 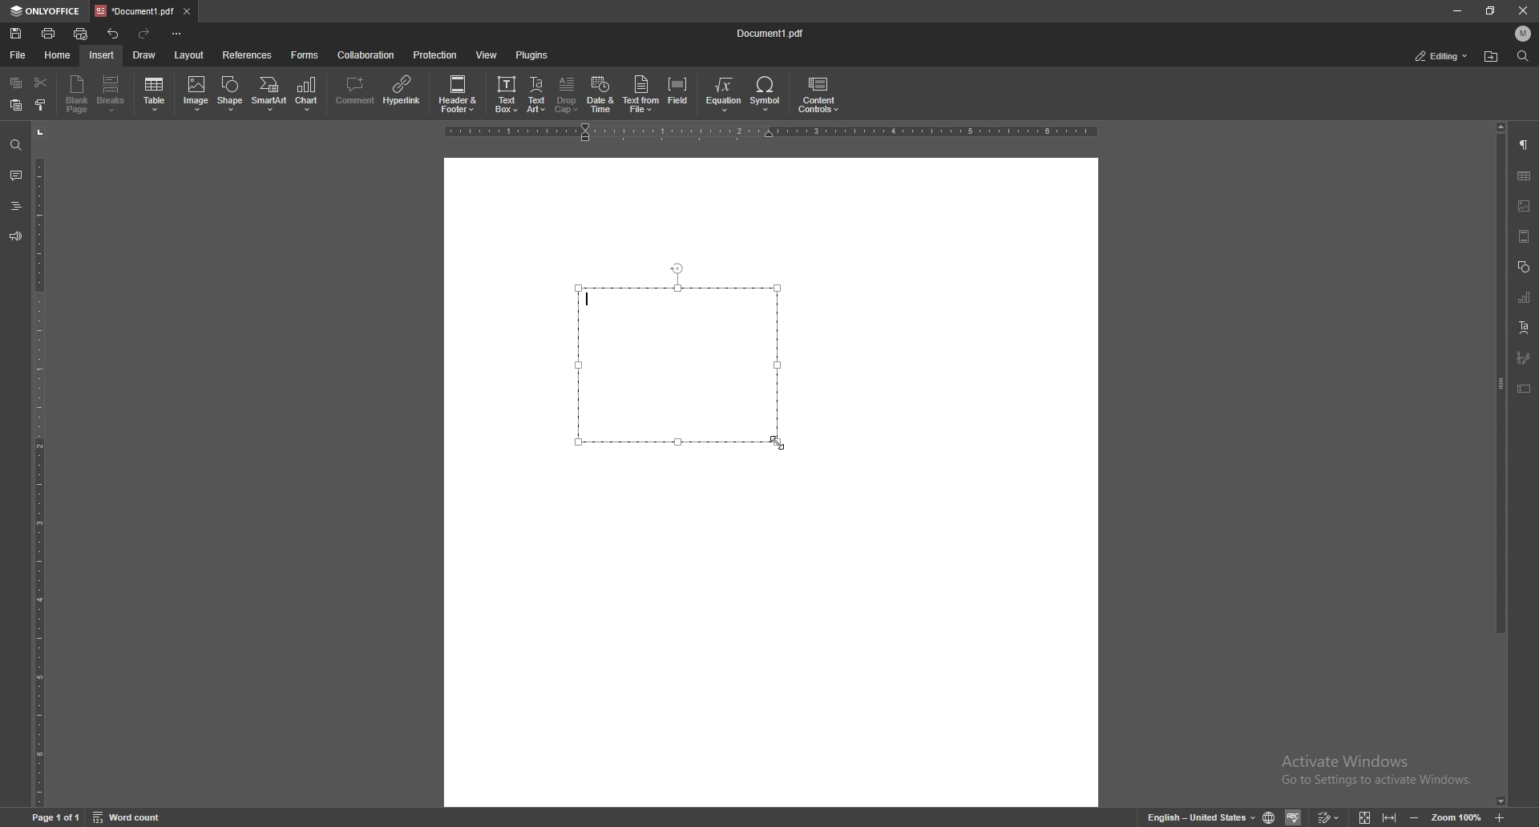 I want to click on chart, so click(x=309, y=94).